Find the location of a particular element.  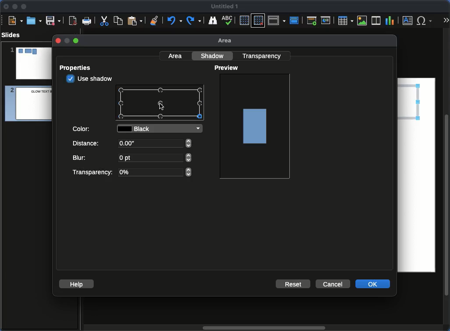

Area is located at coordinates (176, 55).